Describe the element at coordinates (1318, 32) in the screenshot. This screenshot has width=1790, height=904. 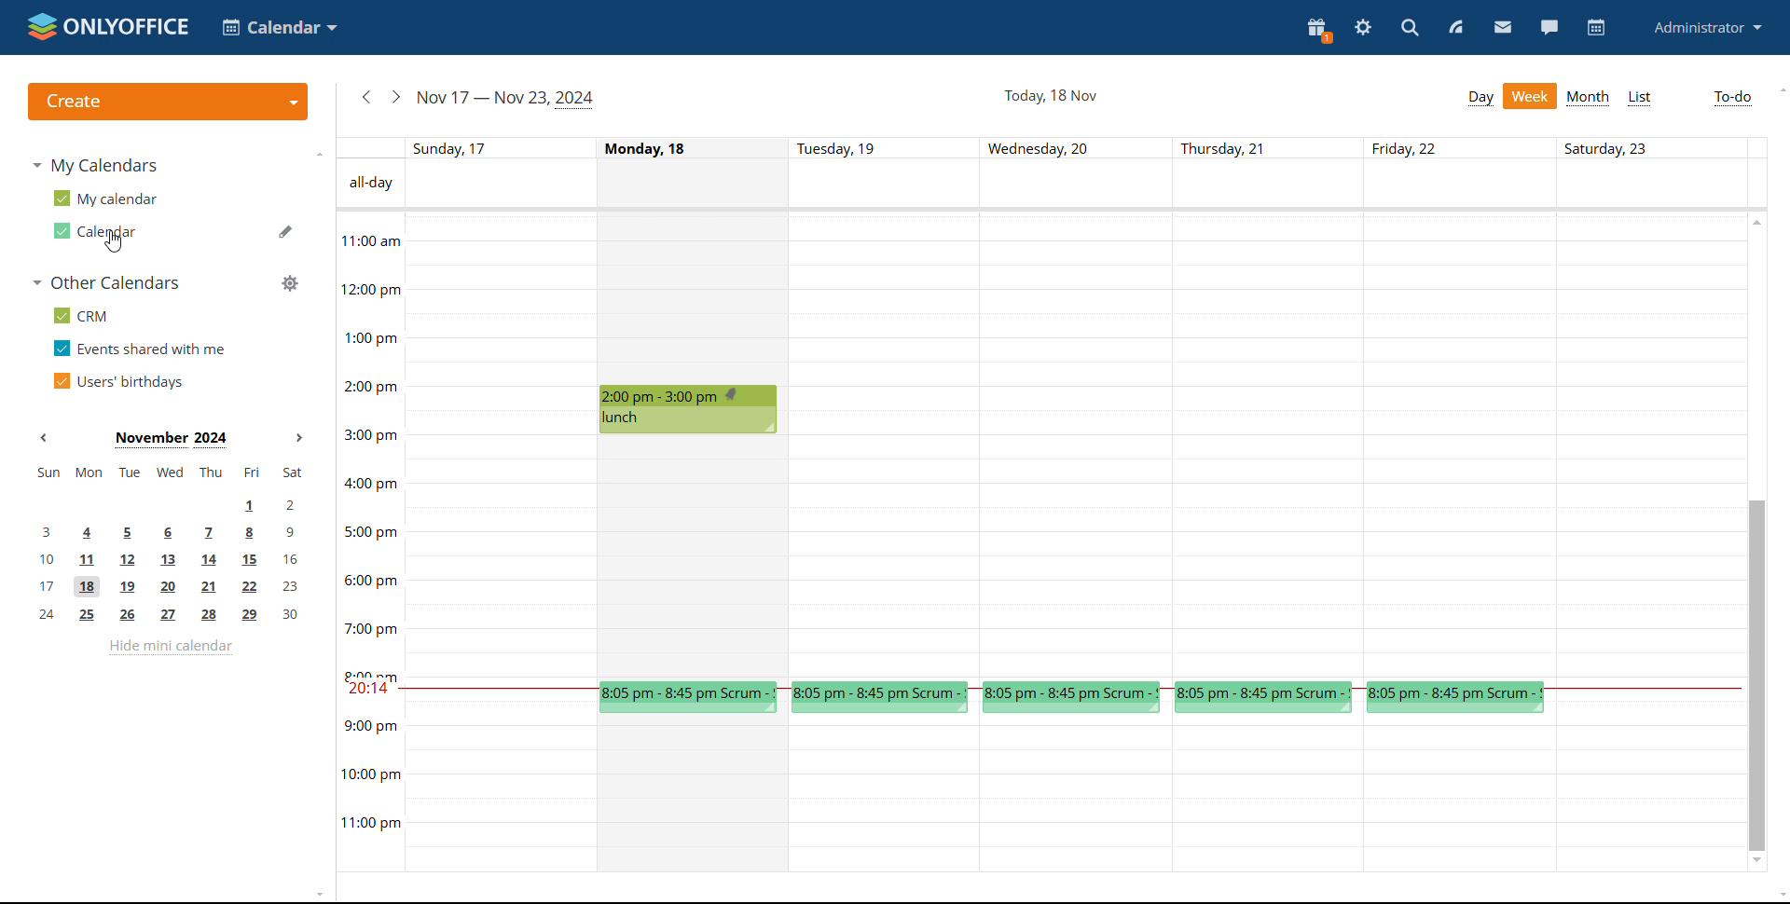
I see `present` at that location.